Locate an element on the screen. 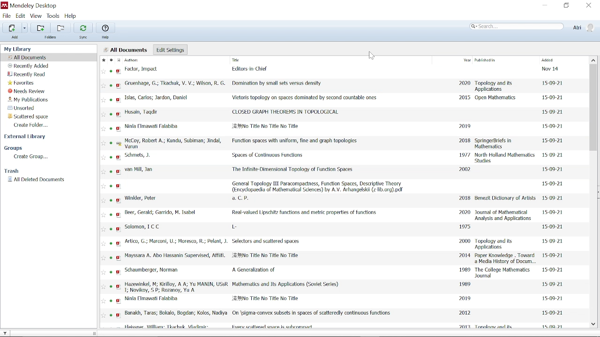 The image size is (600, 337). Help is located at coordinates (107, 28).